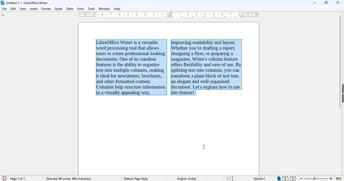 The height and width of the screenshot is (181, 344). Describe the element at coordinates (293, 178) in the screenshot. I see `book view` at that location.